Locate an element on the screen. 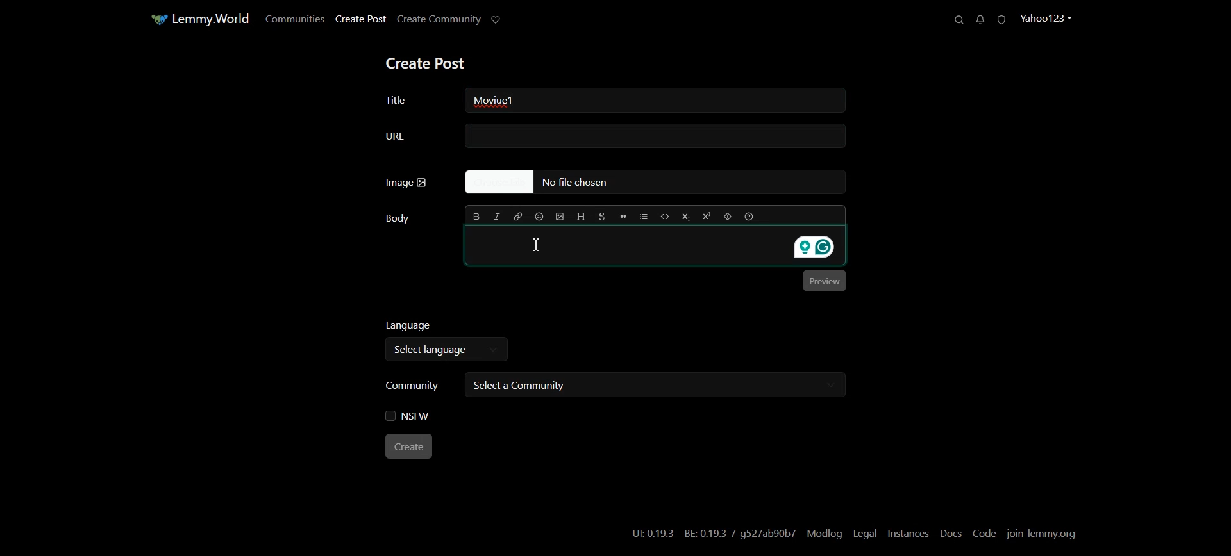  Strikethrough is located at coordinates (603, 217).